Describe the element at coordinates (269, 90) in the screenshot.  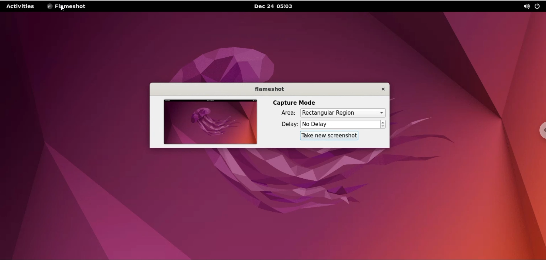
I see `flameshot` at that location.